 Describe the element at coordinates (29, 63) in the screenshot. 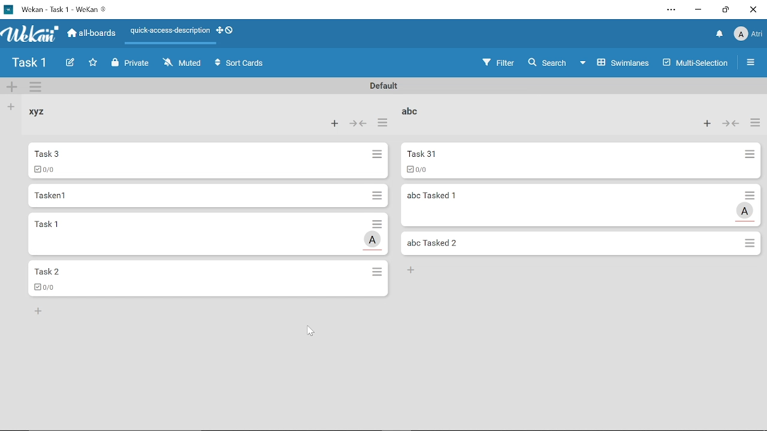

I see `Board name` at that location.